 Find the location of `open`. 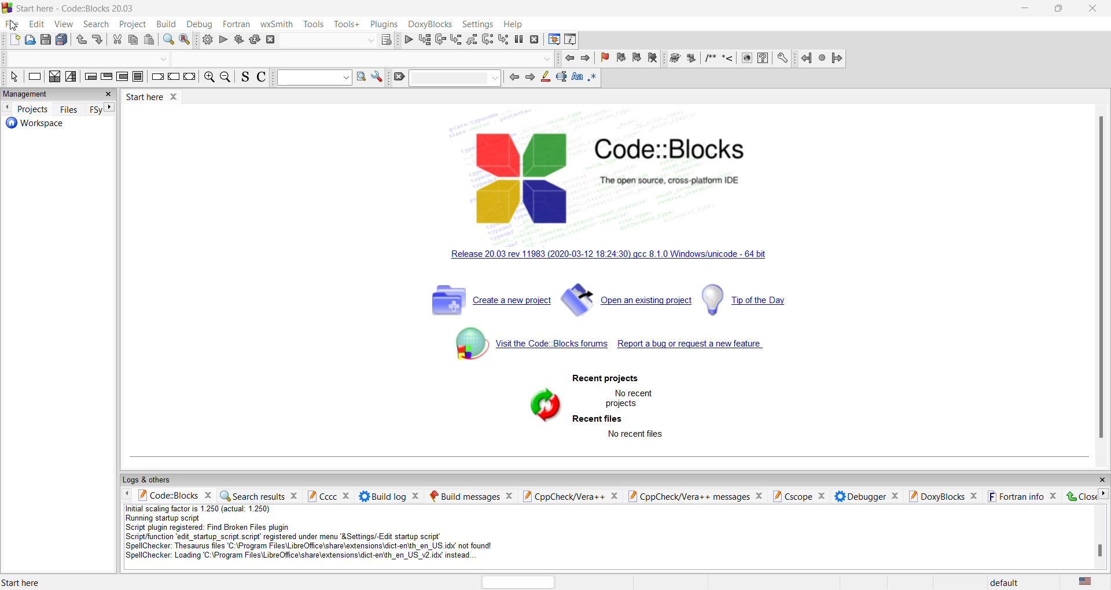

open is located at coordinates (32, 39).